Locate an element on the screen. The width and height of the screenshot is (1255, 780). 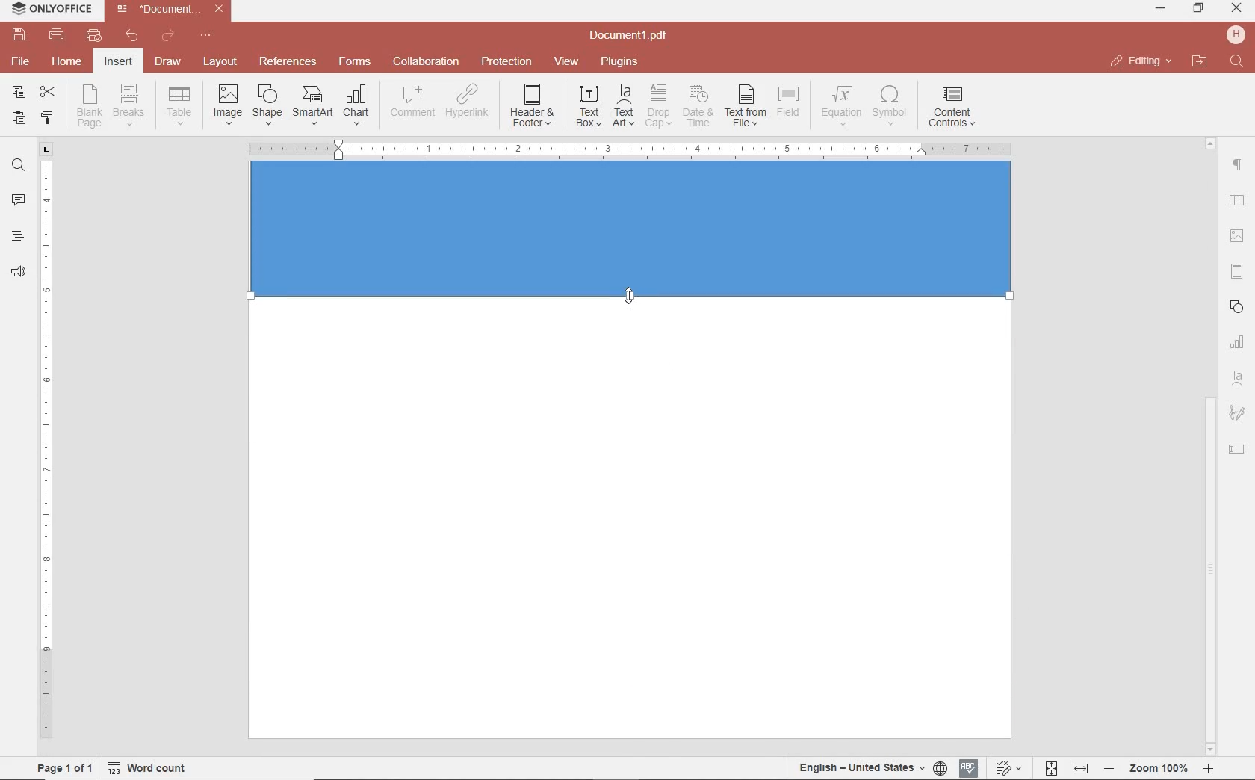
INSERT SHAPE is located at coordinates (266, 104).